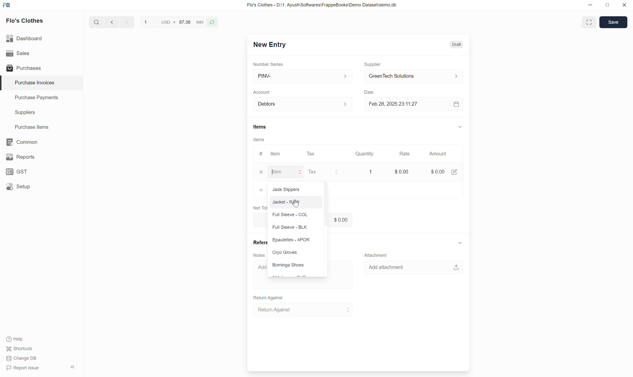 The height and width of the screenshot is (377, 633). What do you see at coordinates (414, 76) in the screenshot?
I see `GreenTech Solutions` at bounding box center [414, 76].